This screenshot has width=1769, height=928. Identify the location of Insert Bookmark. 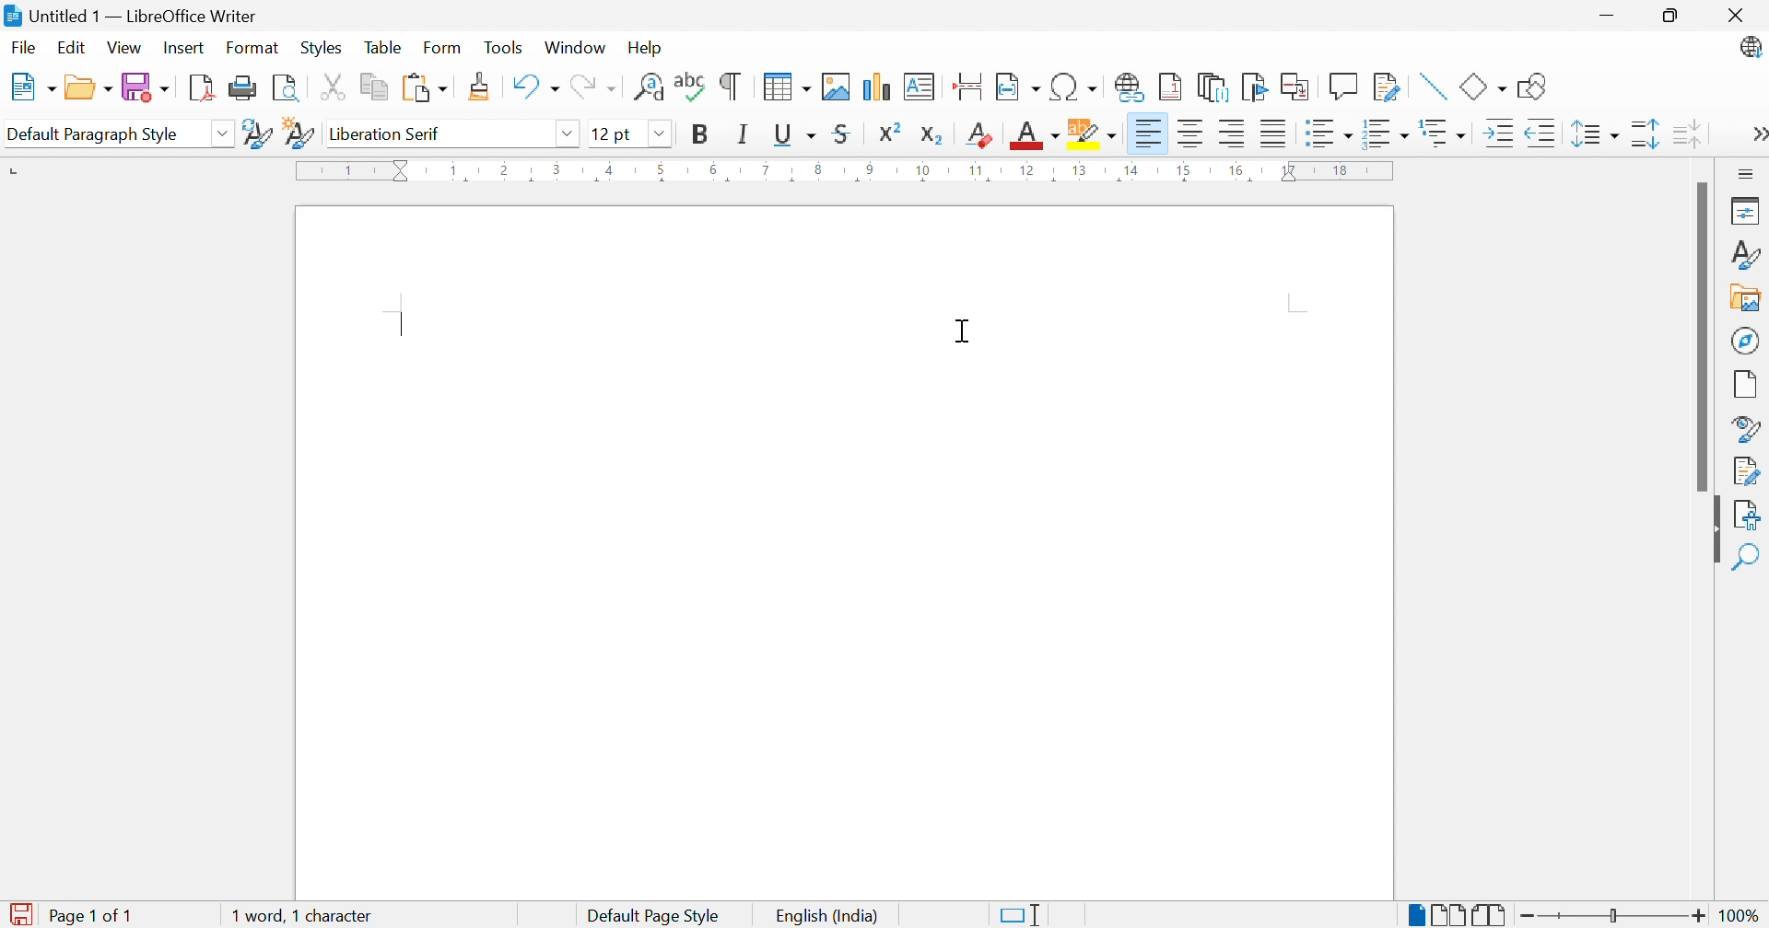
(1252, 87).